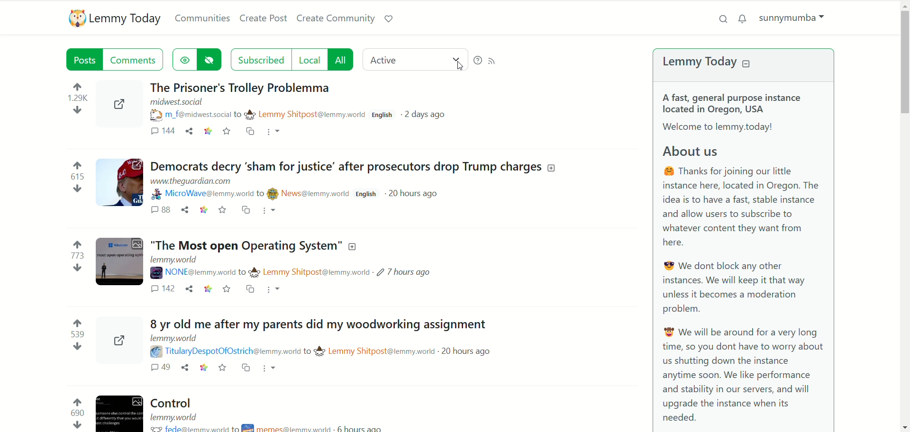  What do you see at coordinates (465, 351) in the screenshot?
I see `20 hours ago` at bounding box center [465, 351].